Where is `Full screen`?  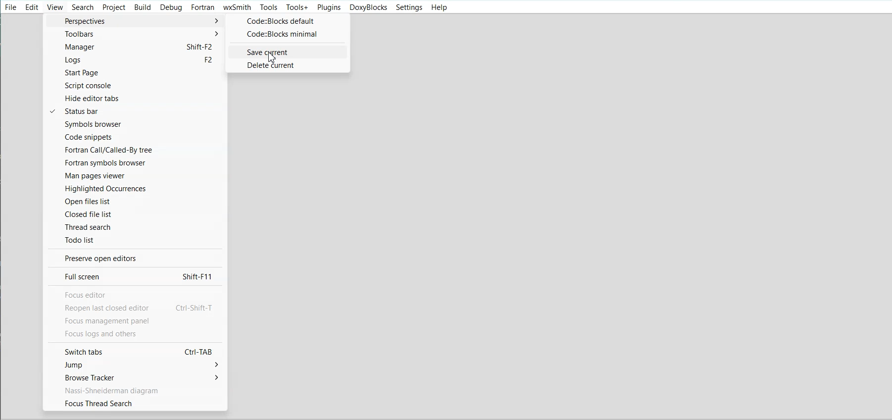 Full screen is located at coordinates (134, 276).